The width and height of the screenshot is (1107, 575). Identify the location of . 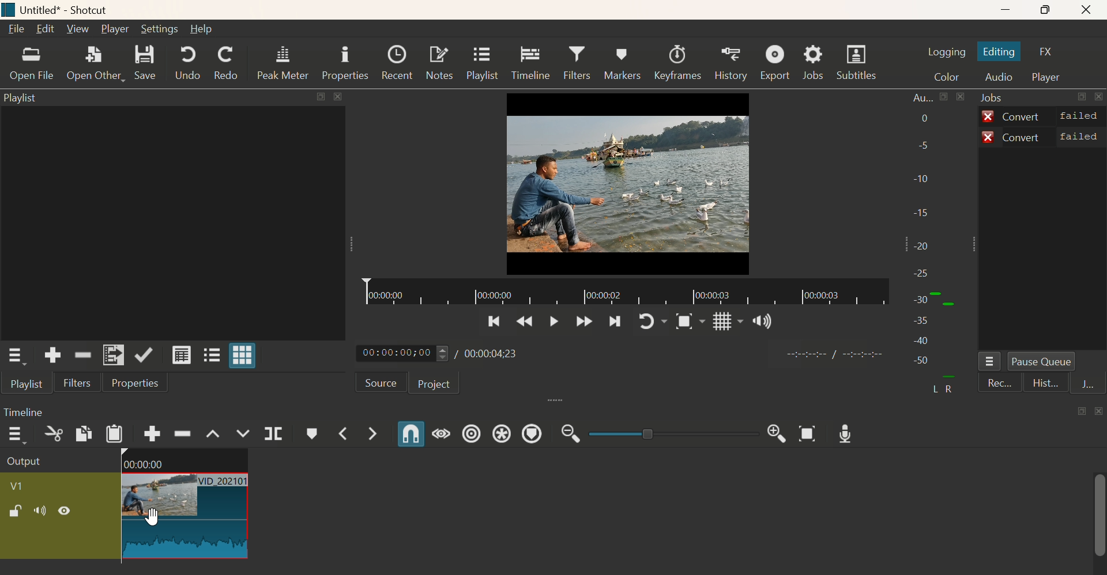
(141, 387).